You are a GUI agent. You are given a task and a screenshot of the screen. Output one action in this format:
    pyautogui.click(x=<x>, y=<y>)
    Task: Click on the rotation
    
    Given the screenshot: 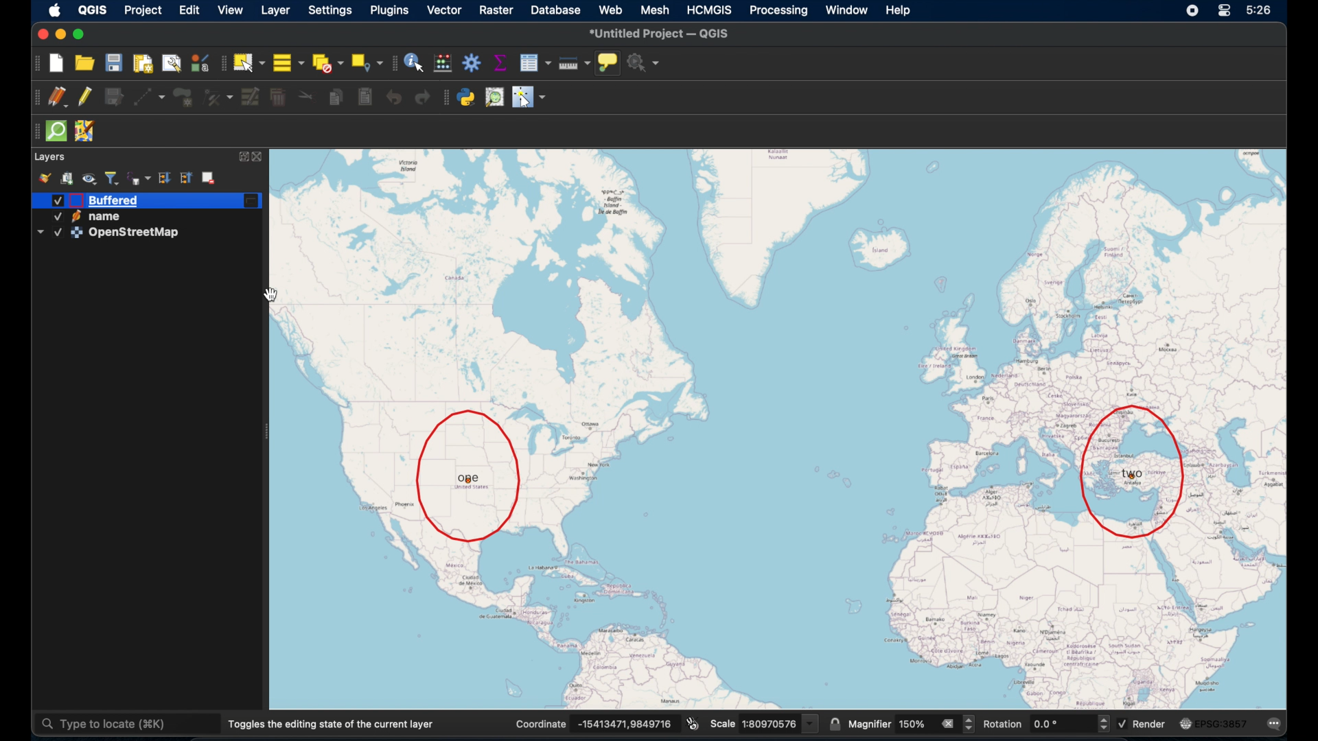 What is the action you would take?
    pyautogui.click(x=1004, y=724)
    